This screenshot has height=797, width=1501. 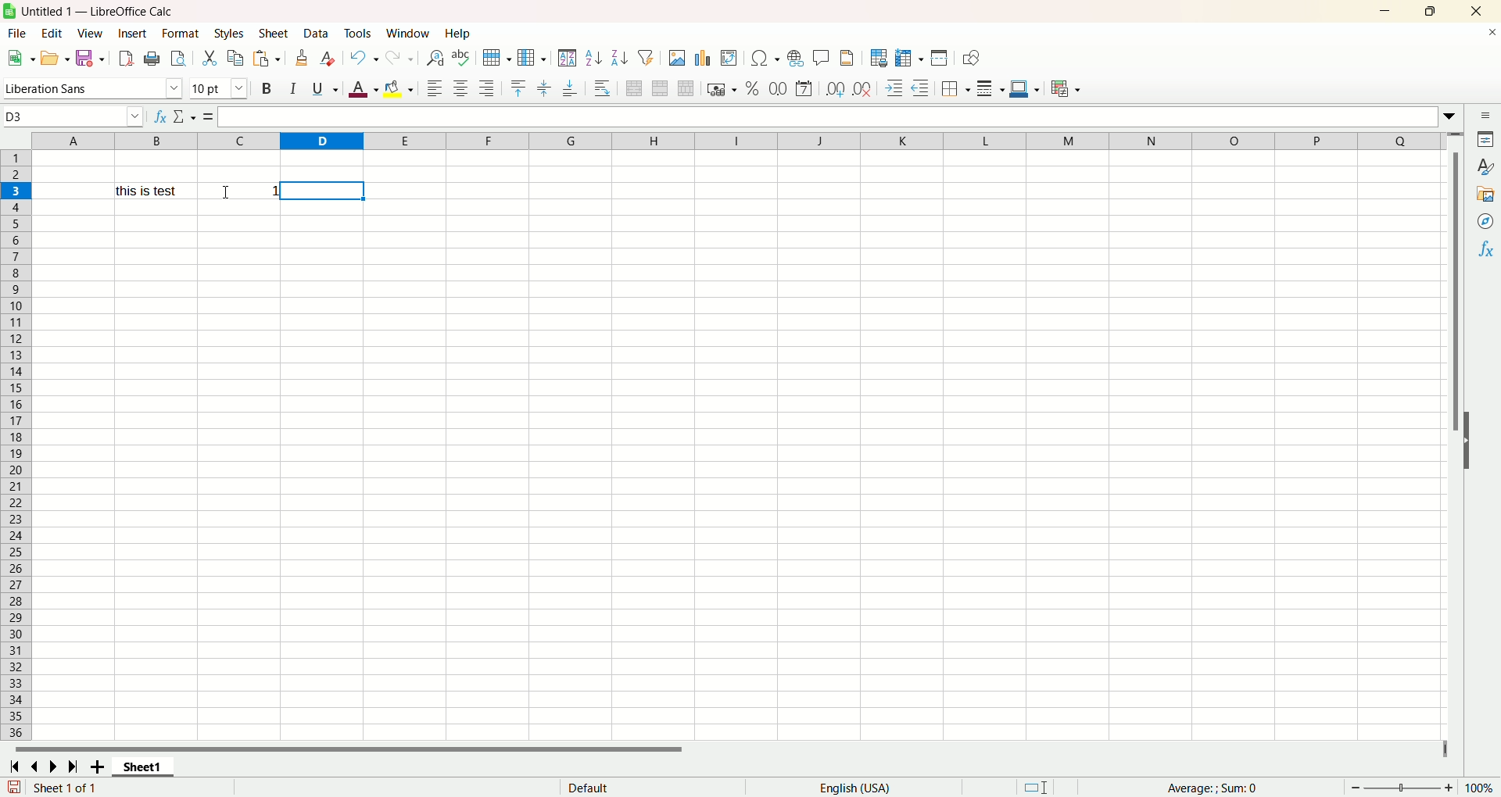 I want to click on header and footer, so click(x=849, y=58).